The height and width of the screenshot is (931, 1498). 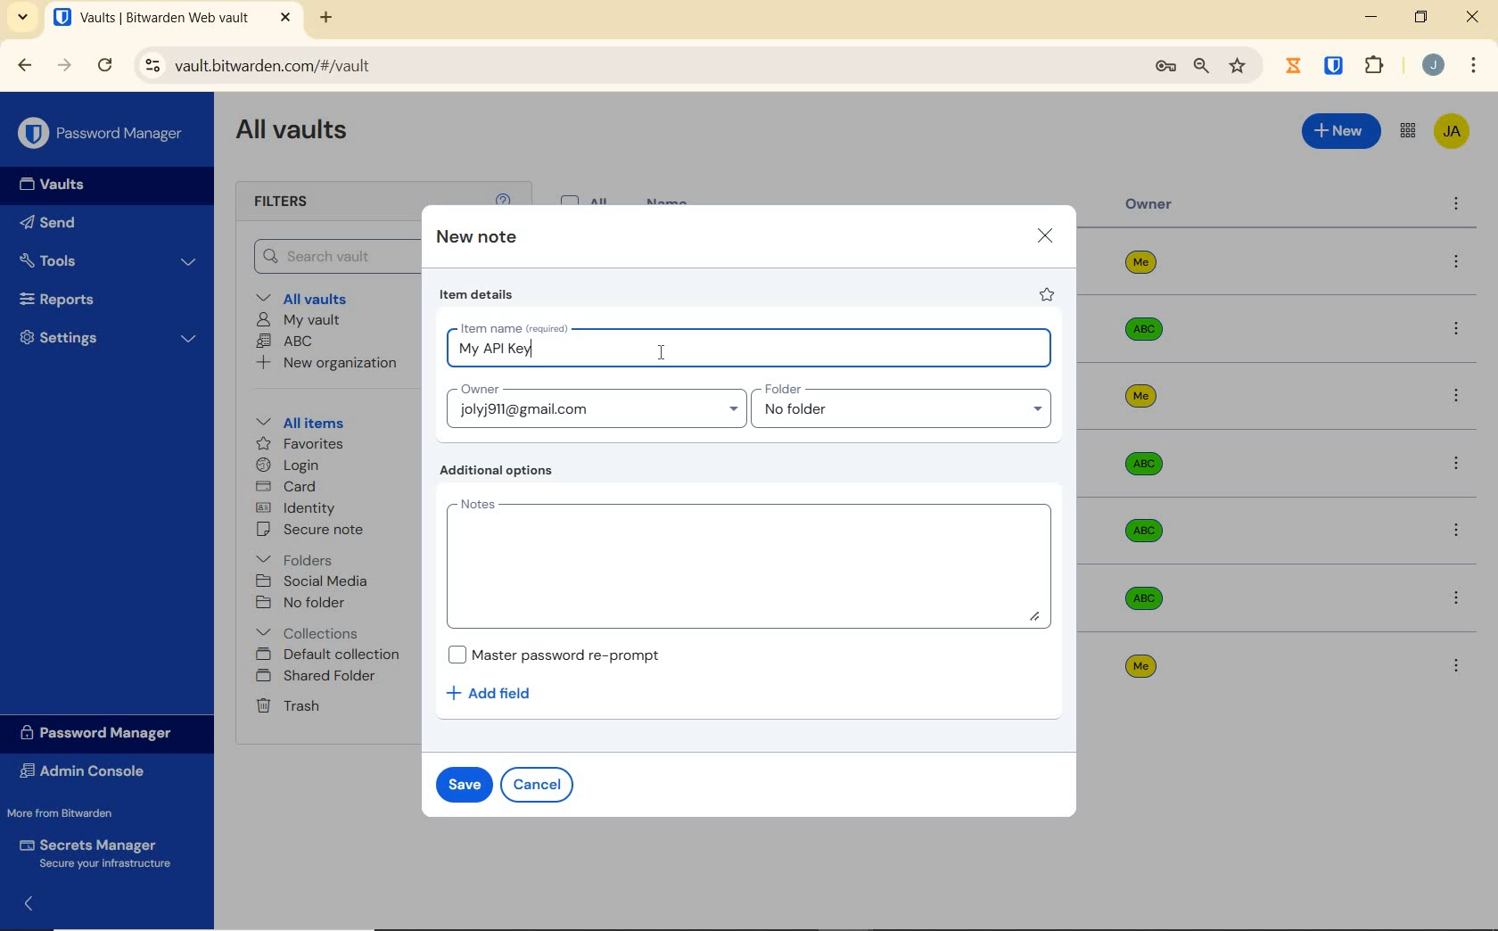 I want to click on All, so click(x=588, y=197).